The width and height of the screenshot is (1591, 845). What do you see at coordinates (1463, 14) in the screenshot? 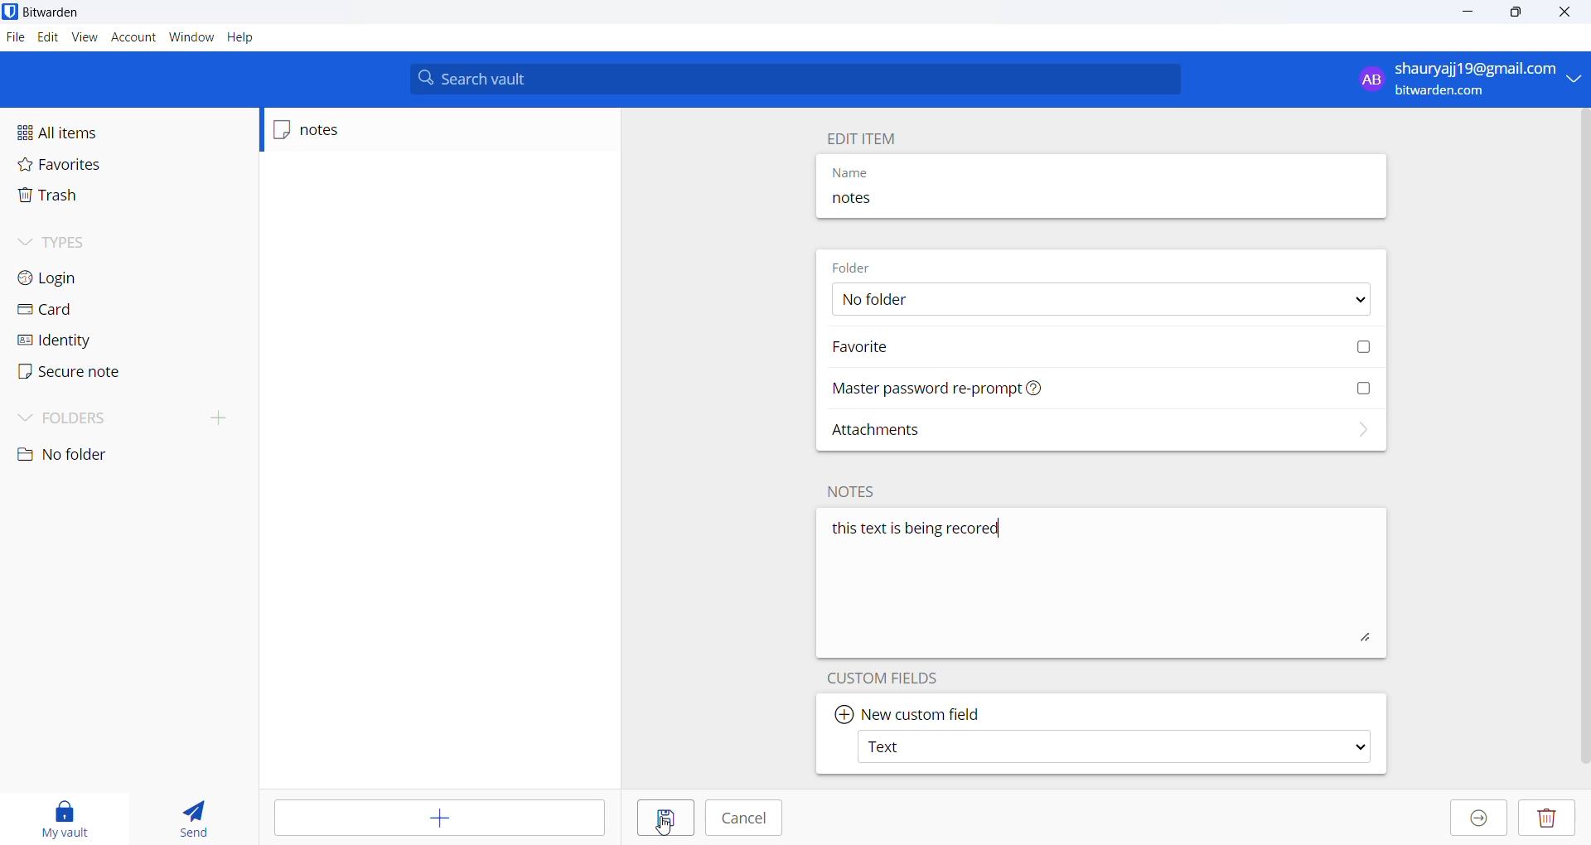
I see `minimize` at bounding box center [1463, 14].